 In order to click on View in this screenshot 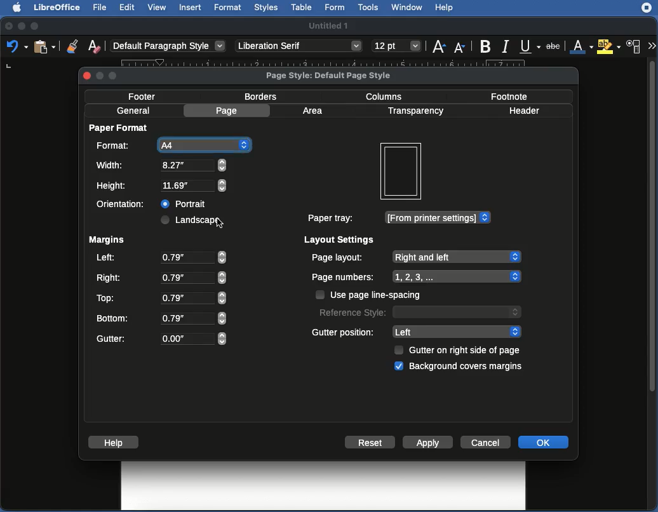, I will do `click(403, 172)`.